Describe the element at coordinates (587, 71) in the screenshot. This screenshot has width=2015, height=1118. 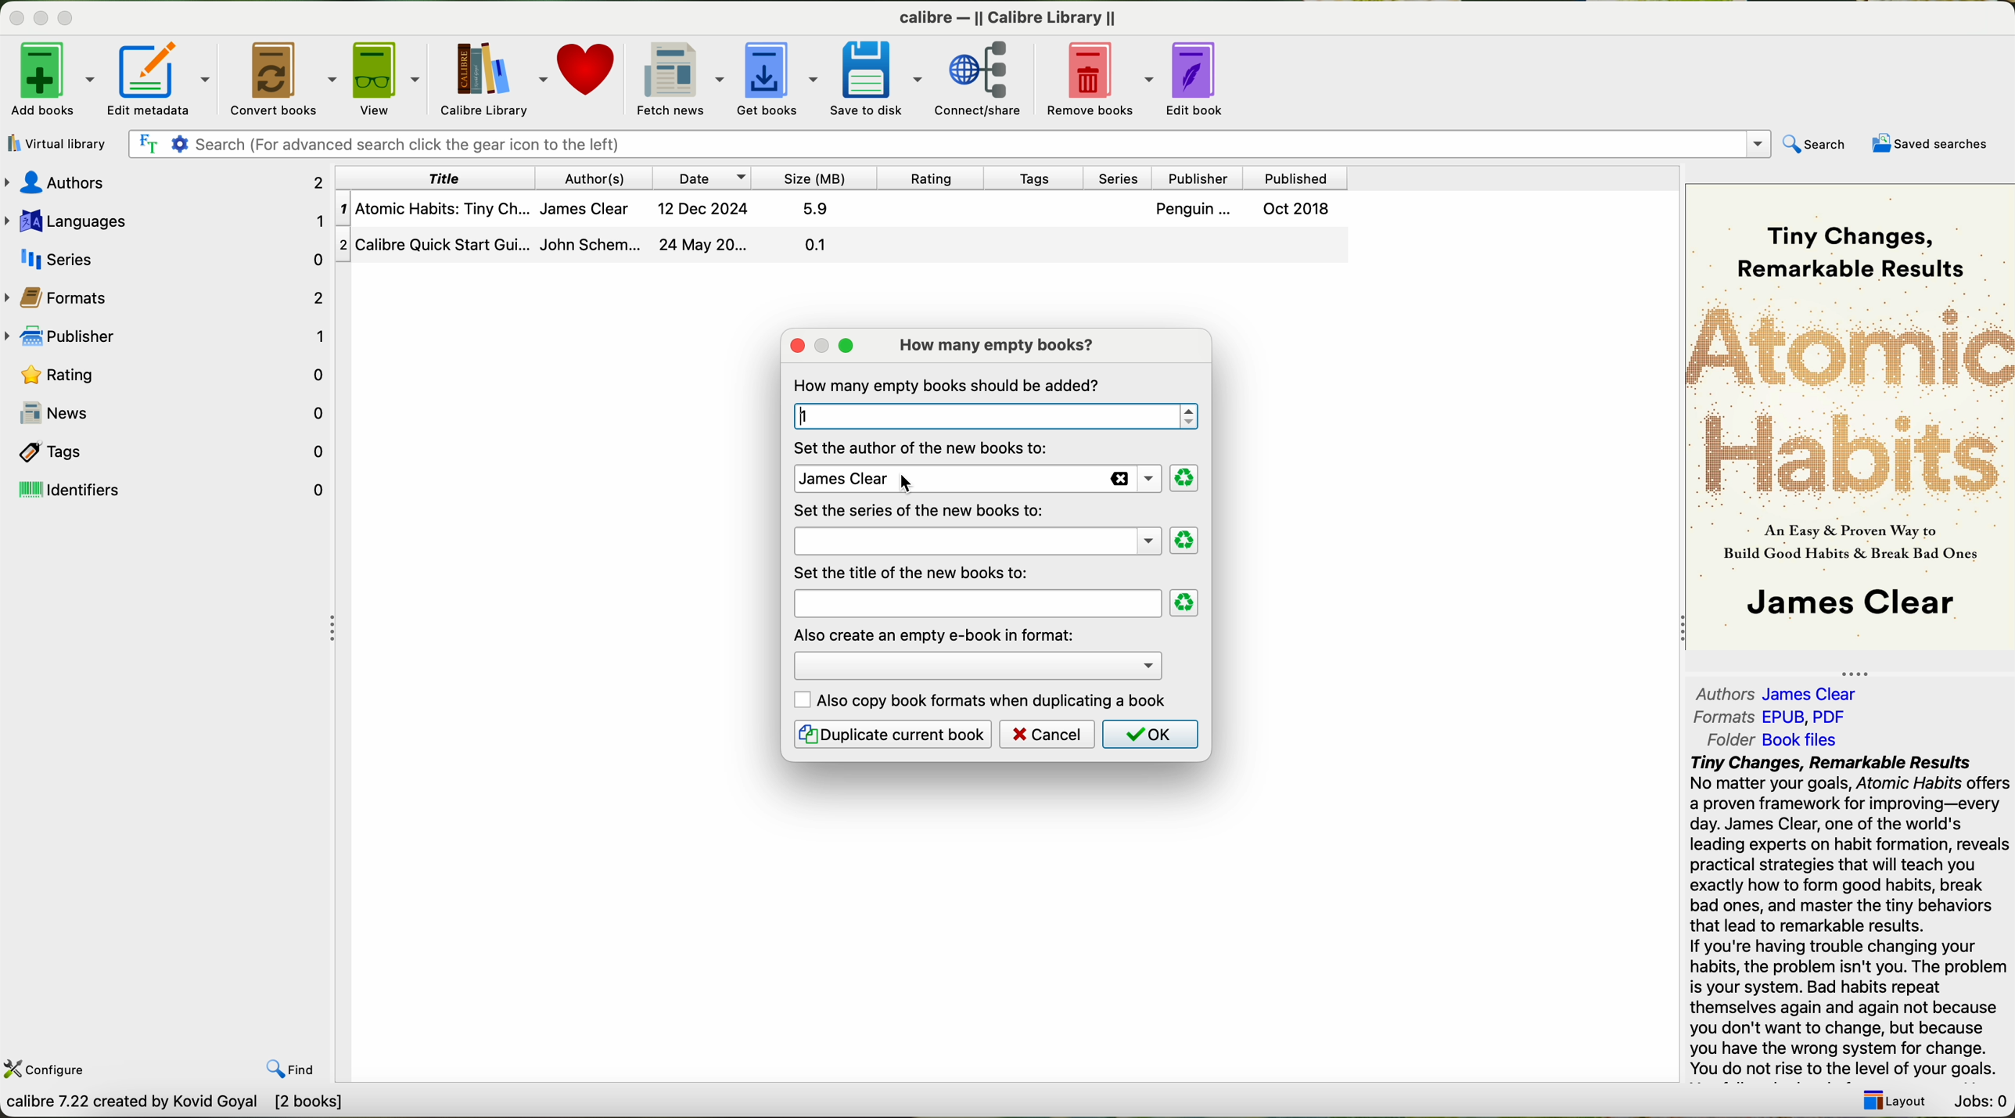
I see `donate` at that location.